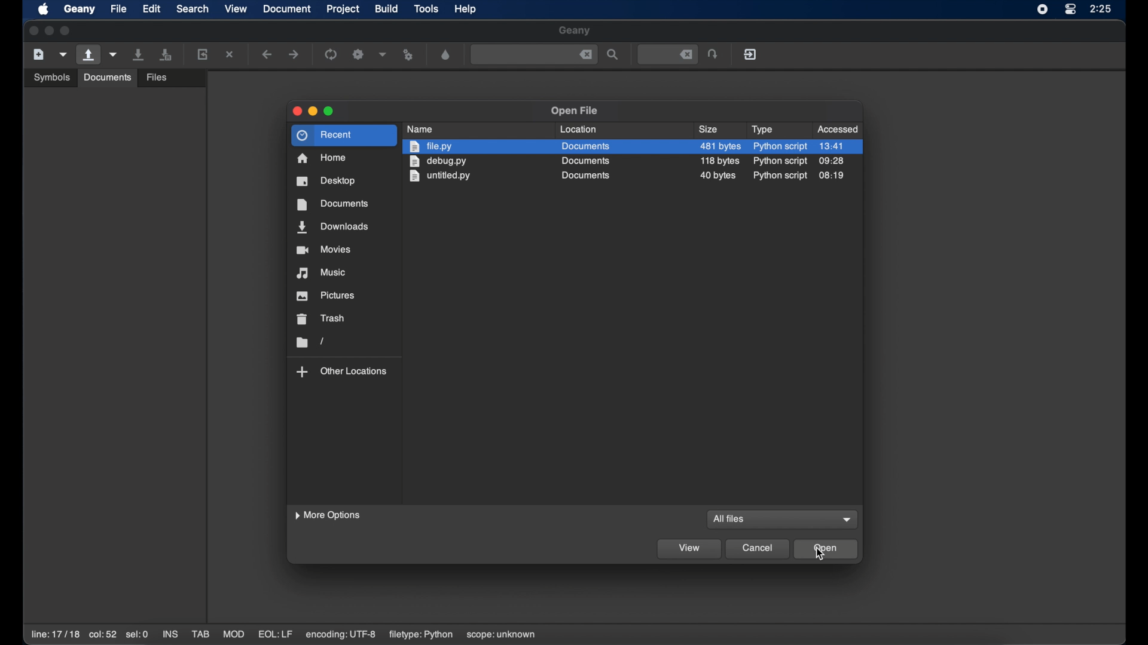  What do you see at coordinates (720, 146) in the screenshot?
I see `482 size` at bounding box center [720, 146].